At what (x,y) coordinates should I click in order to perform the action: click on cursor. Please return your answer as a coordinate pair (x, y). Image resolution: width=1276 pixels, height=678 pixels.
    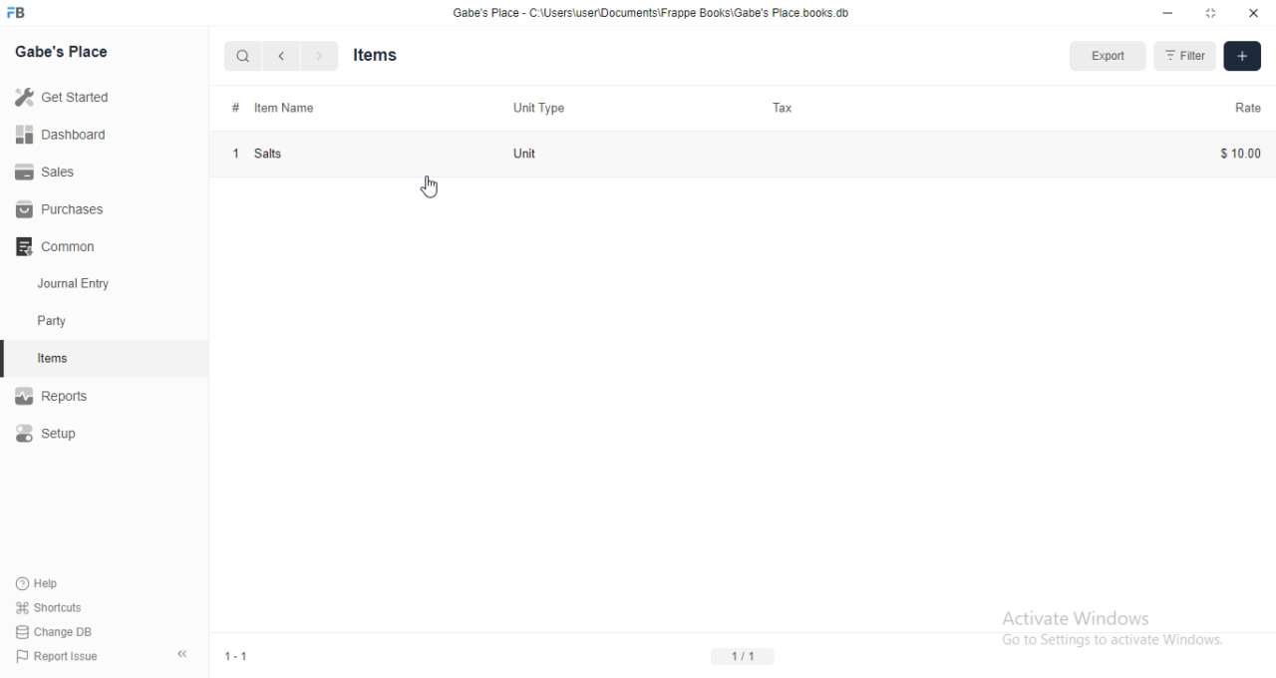
    Looking at the image, I should click on (431, 185).